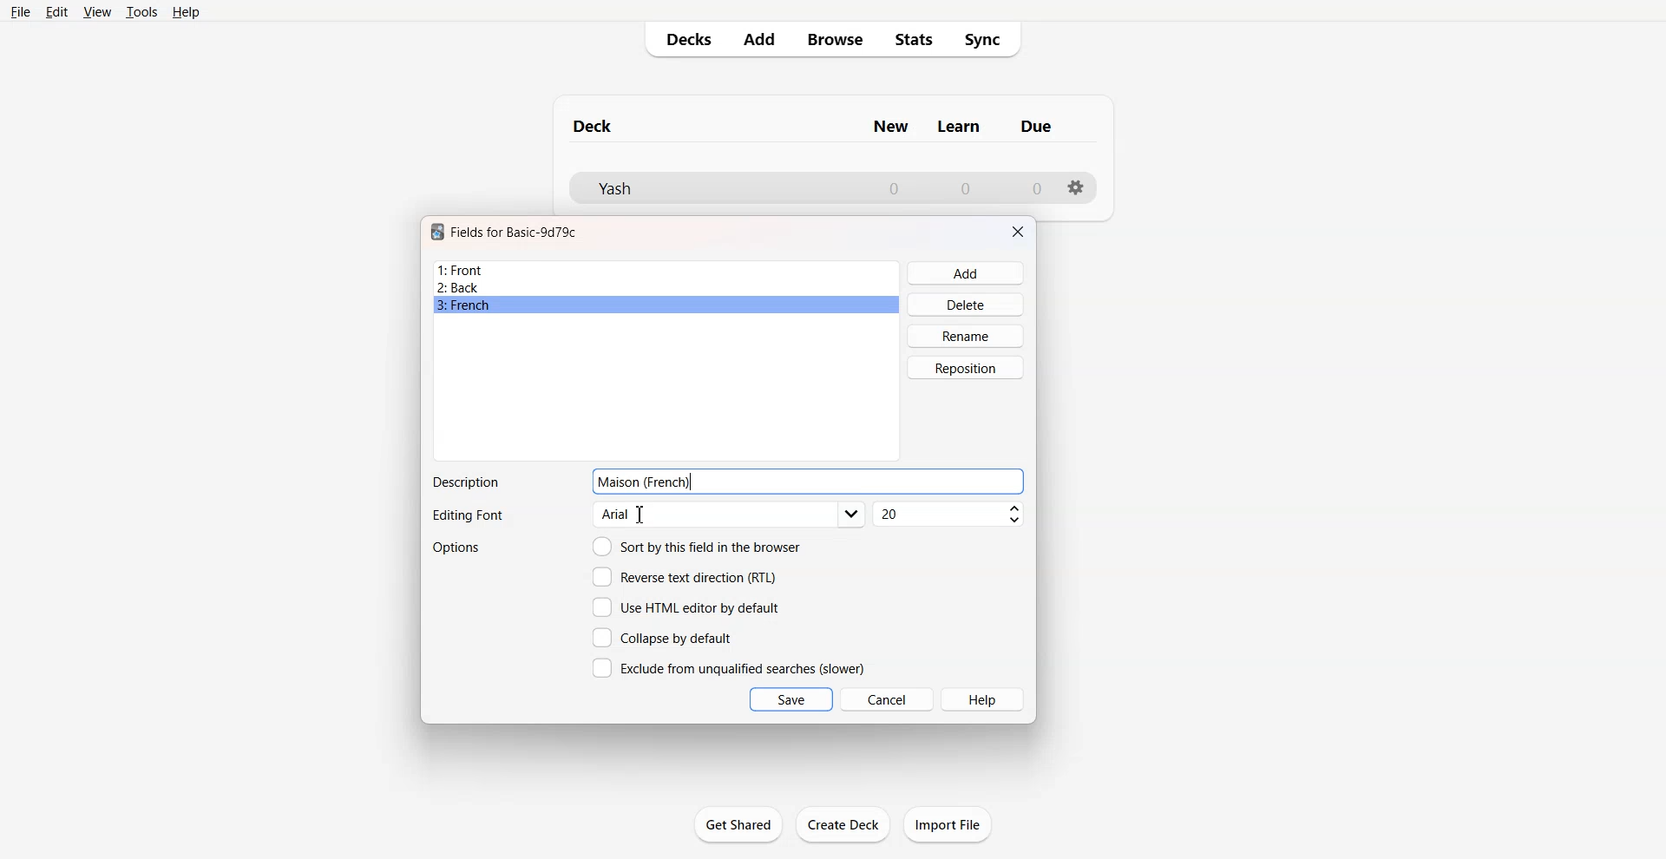  Describe the element at coordinates (437, 232) in the screenshot. I see `Software logo` at that location.